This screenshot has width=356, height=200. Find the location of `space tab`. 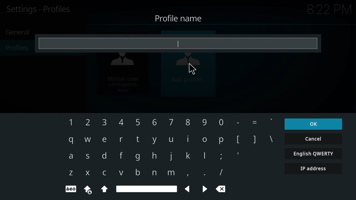

space tab is located at coordinates (147, 189).